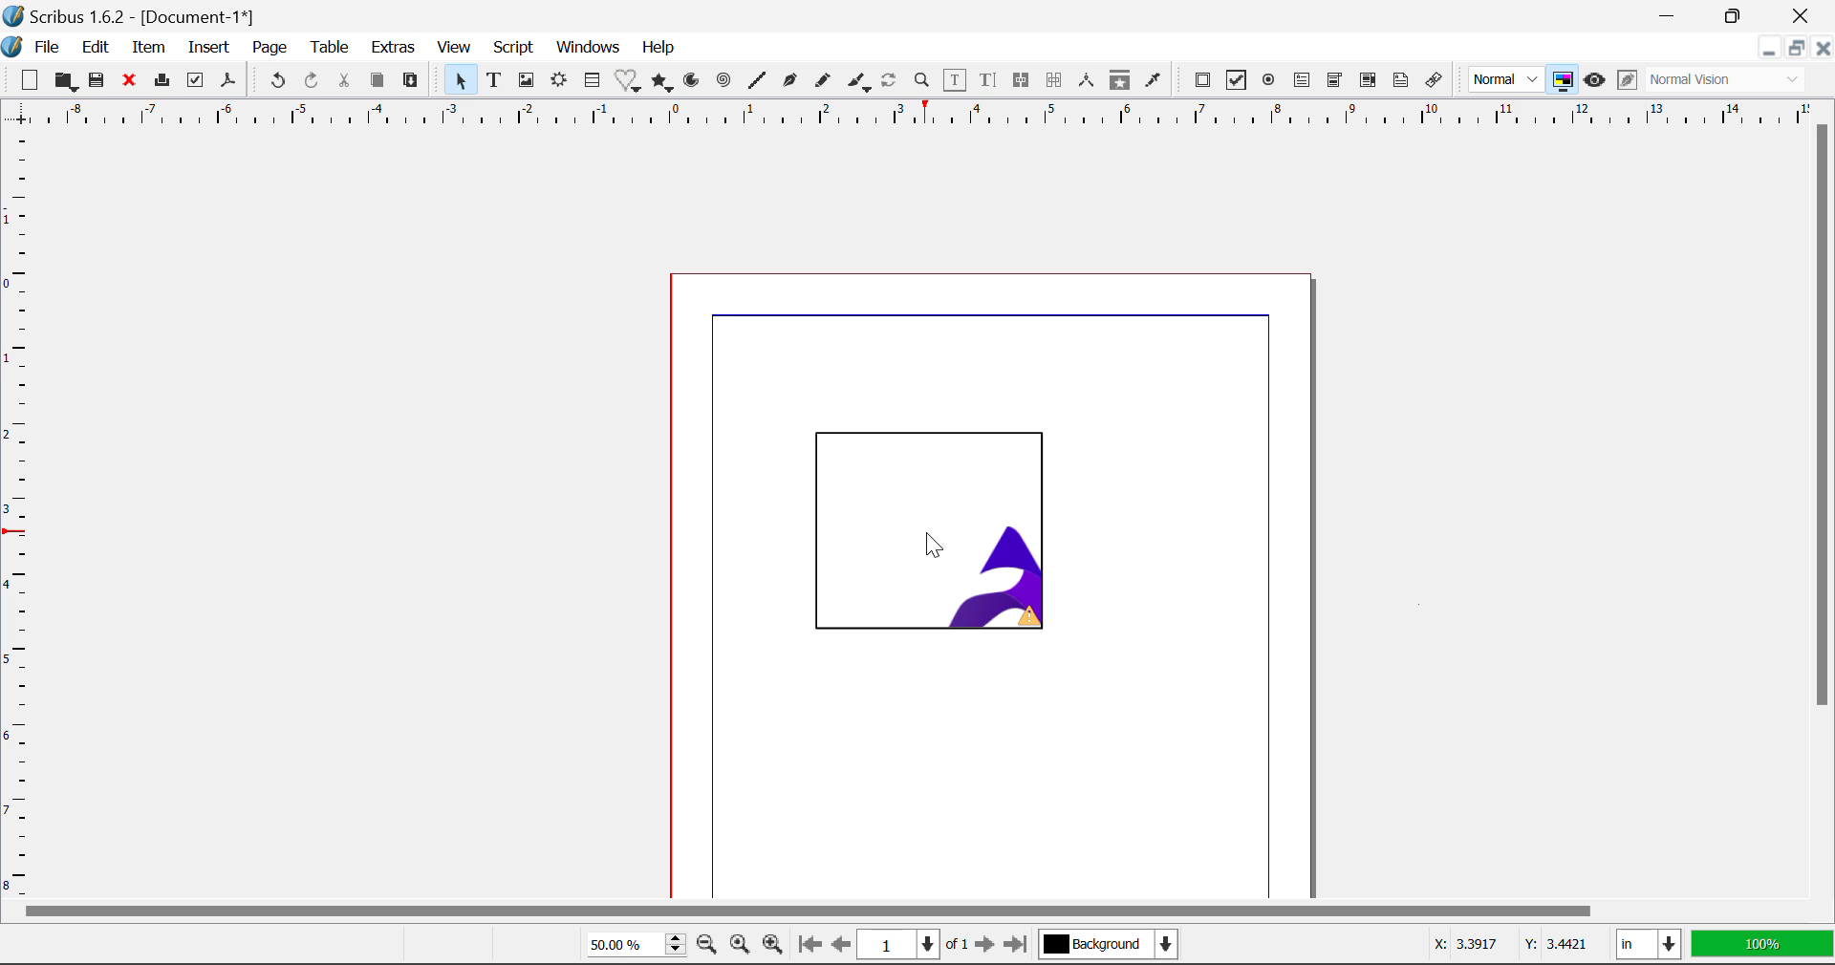  Describe the element at coordinates (1054, 80) in the screenshot. I see `Unlink Text Frames` at that location.